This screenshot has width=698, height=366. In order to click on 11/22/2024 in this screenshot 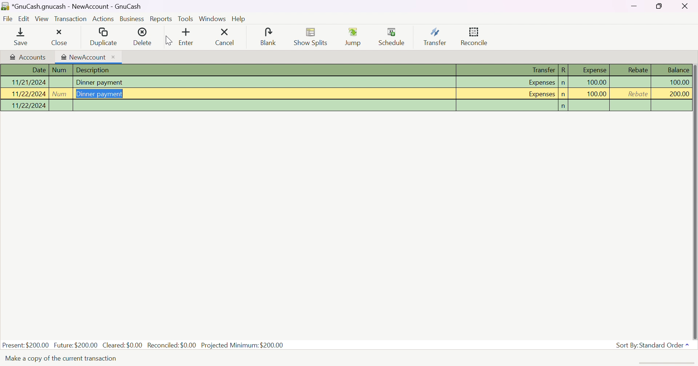, I will do `click(29, 105)`.